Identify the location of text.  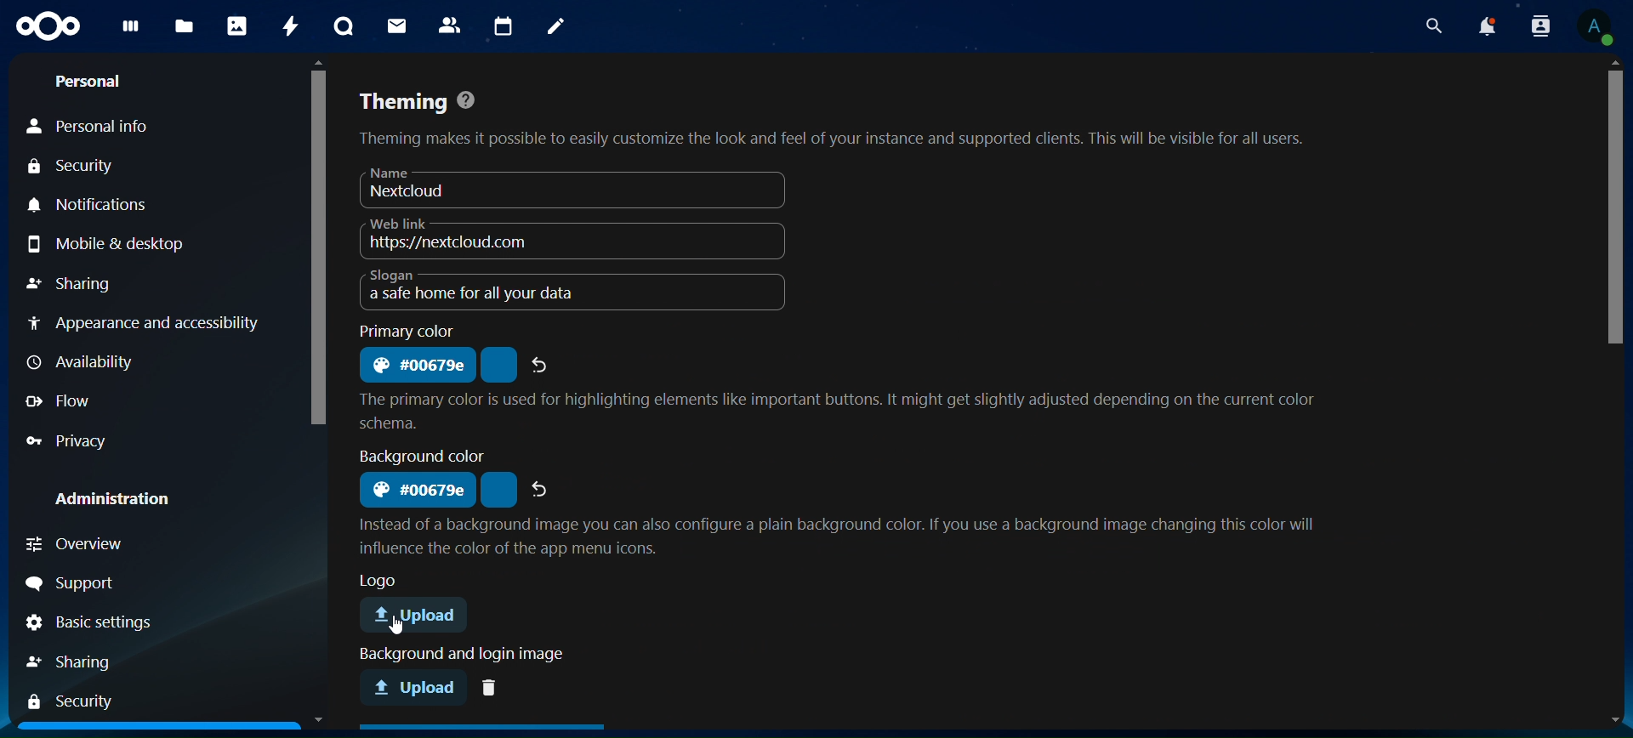
(839, 410).